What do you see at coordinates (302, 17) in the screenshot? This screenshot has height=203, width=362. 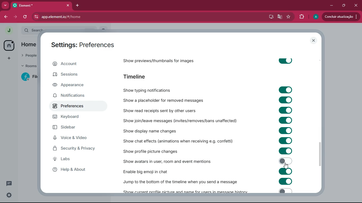 I see `extensions` at bounding box center [302, 17].